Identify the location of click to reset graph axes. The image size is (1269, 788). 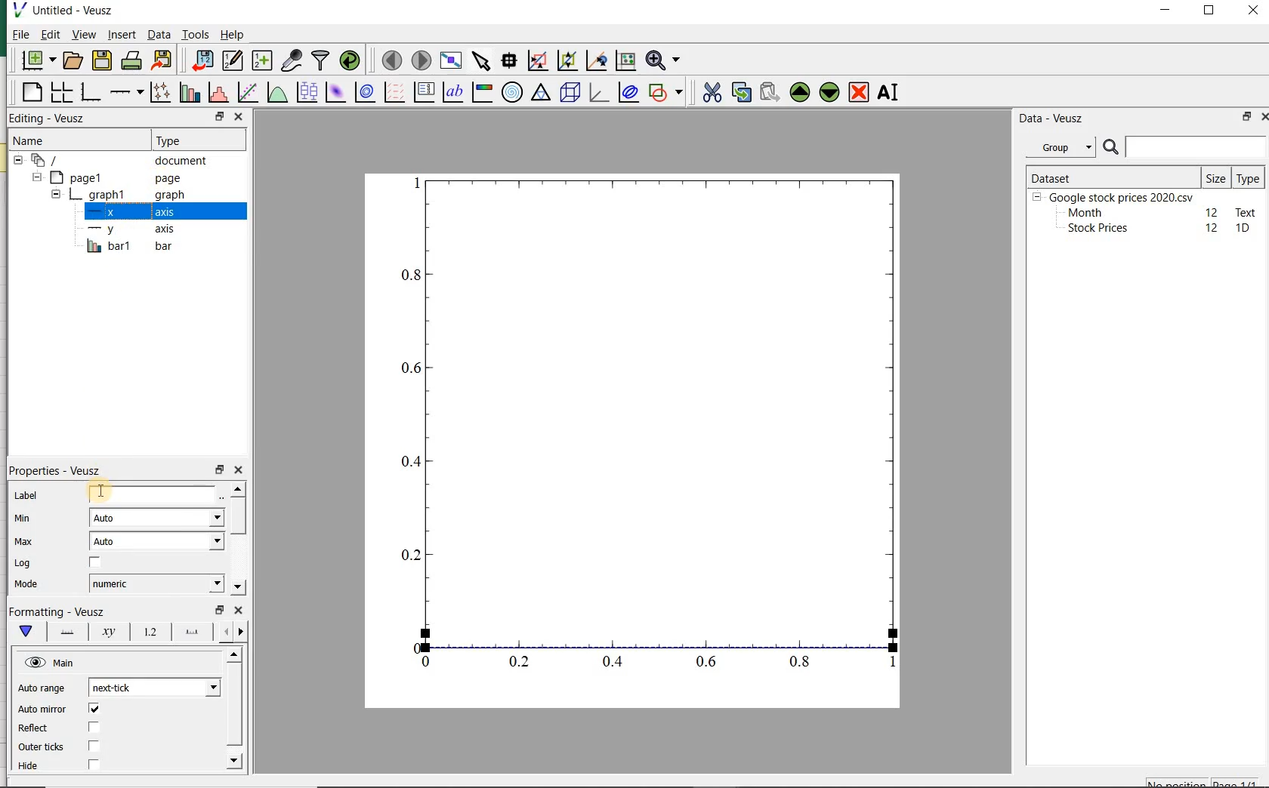
(624, 61).